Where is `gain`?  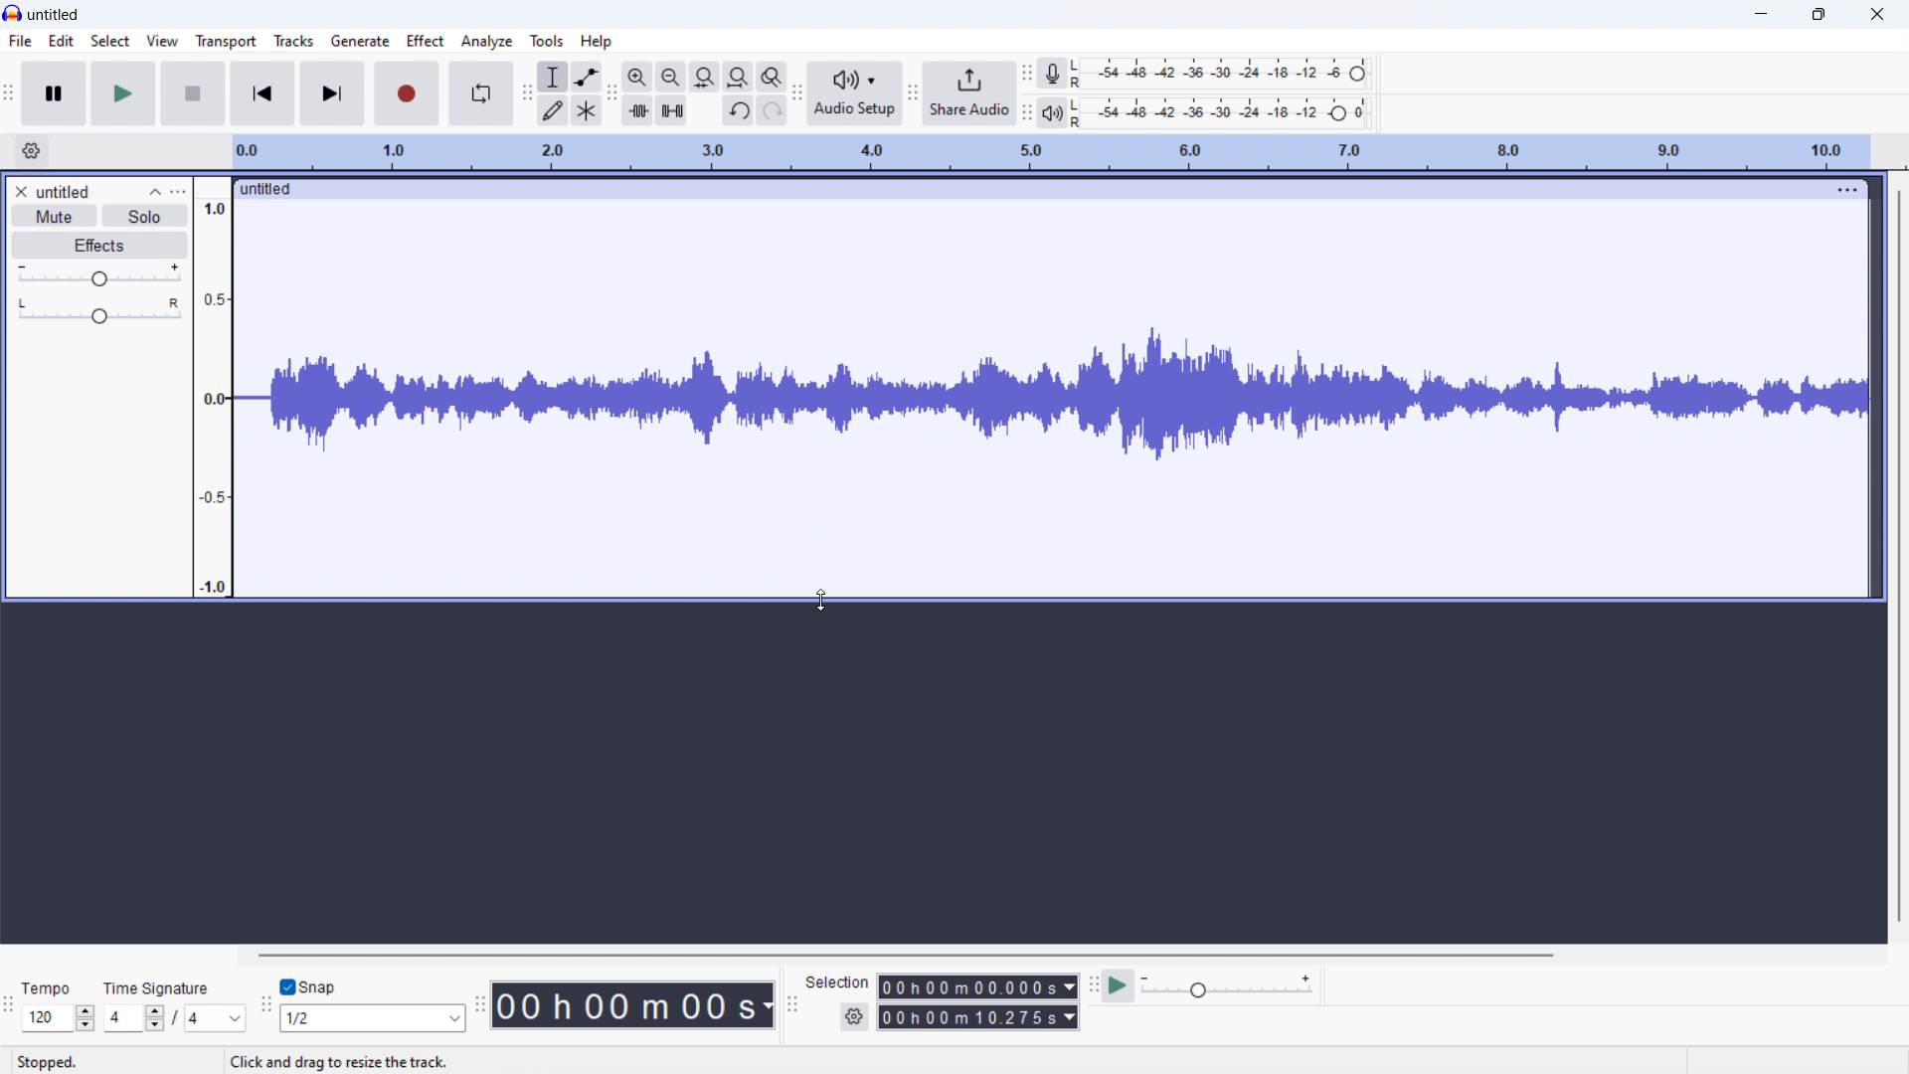
gain is located at coordinates (100, 275).